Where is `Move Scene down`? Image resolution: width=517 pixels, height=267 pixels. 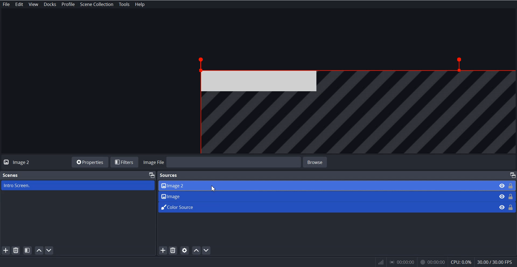
Move Scene down is located at coordinates (50, 250).